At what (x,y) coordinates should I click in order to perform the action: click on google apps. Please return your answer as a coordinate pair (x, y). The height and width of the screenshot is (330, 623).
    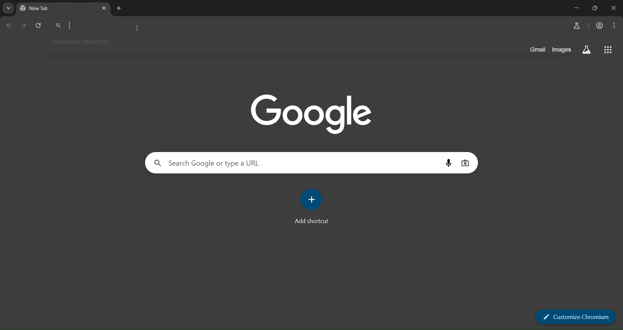
    Looking at the image, I should click on (608, 49).